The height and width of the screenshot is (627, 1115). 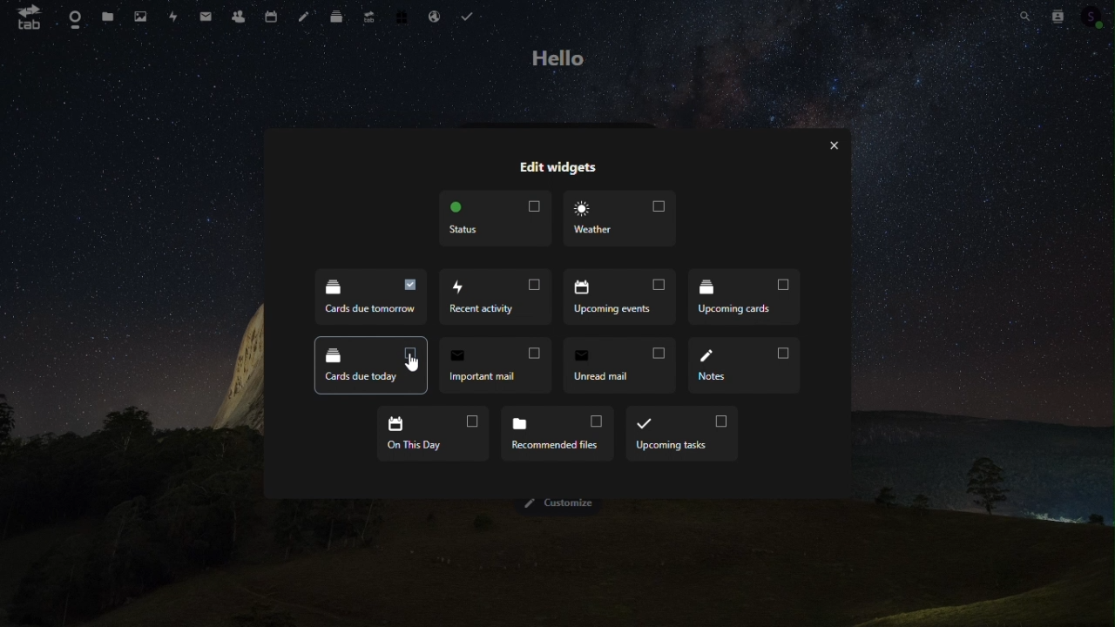 What do you see at coordinates (495, 219) in the screenshot?
I see `Status` at bounding box center [495, 219].